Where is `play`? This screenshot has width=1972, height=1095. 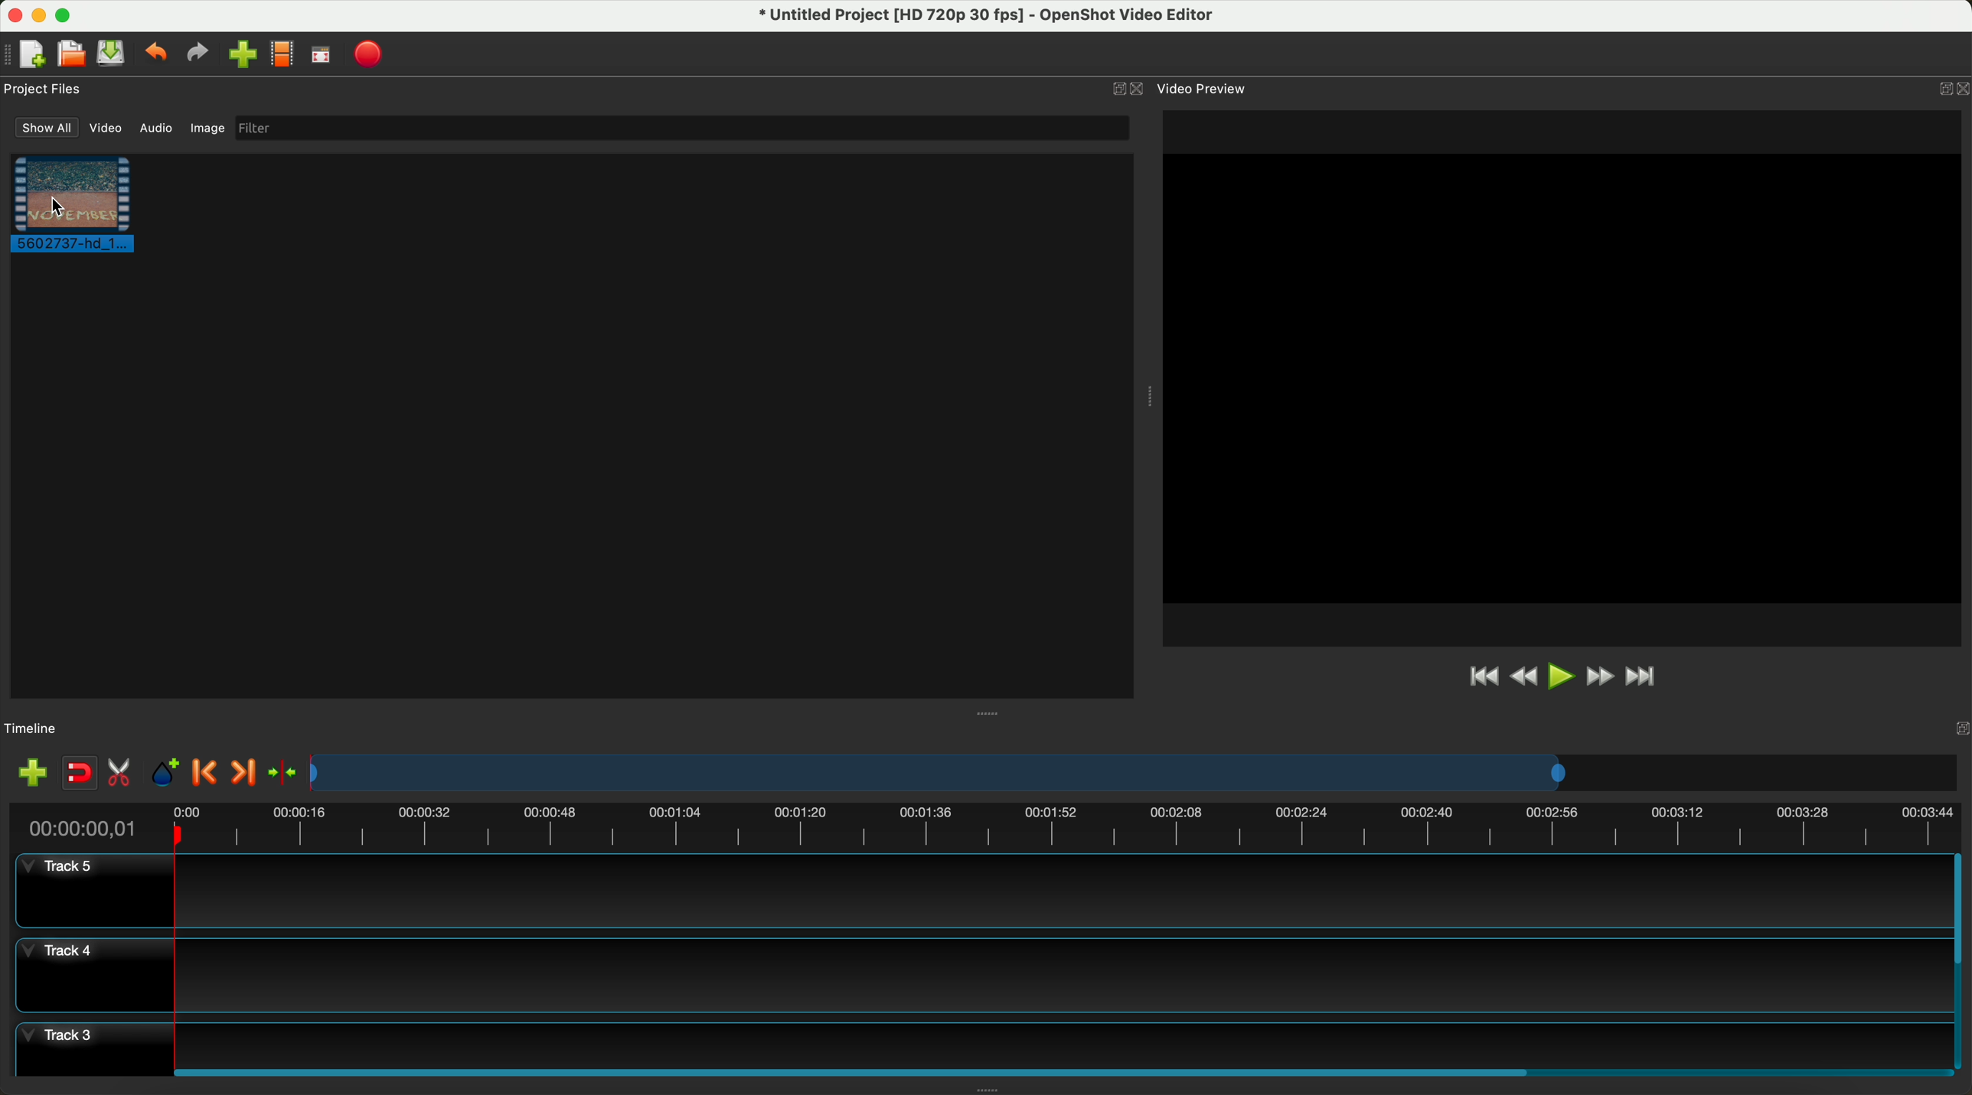
play is located at coordinates (1559, 677).